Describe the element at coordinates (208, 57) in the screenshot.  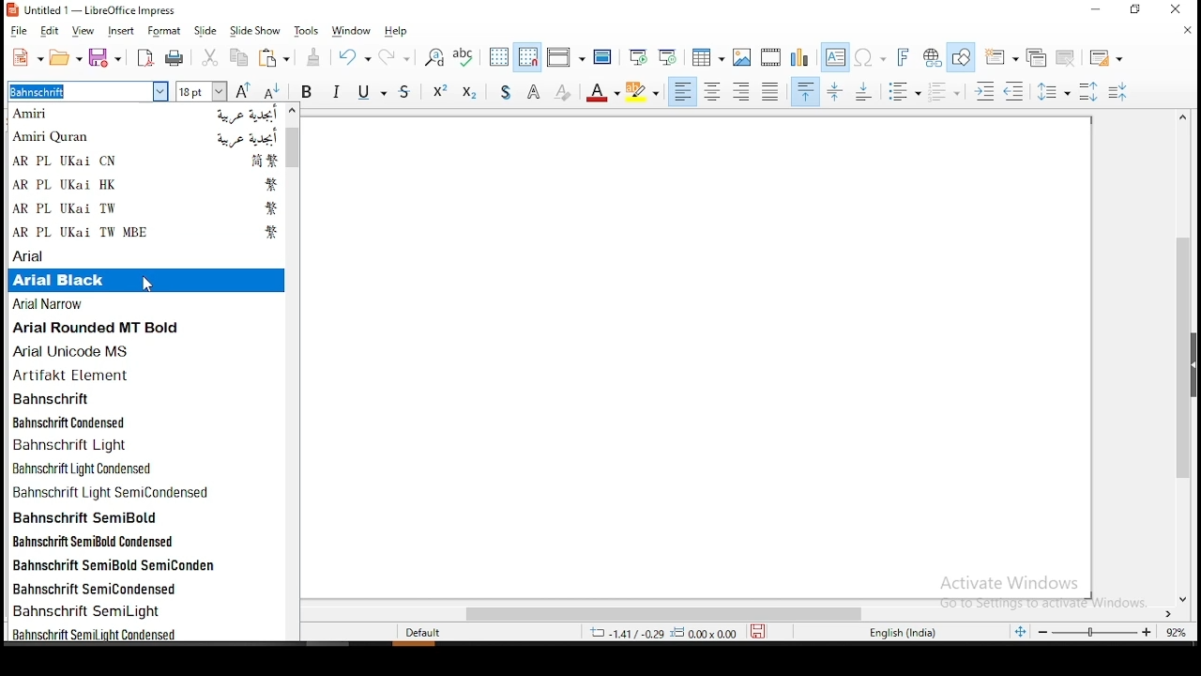
I see `cut` at that location.